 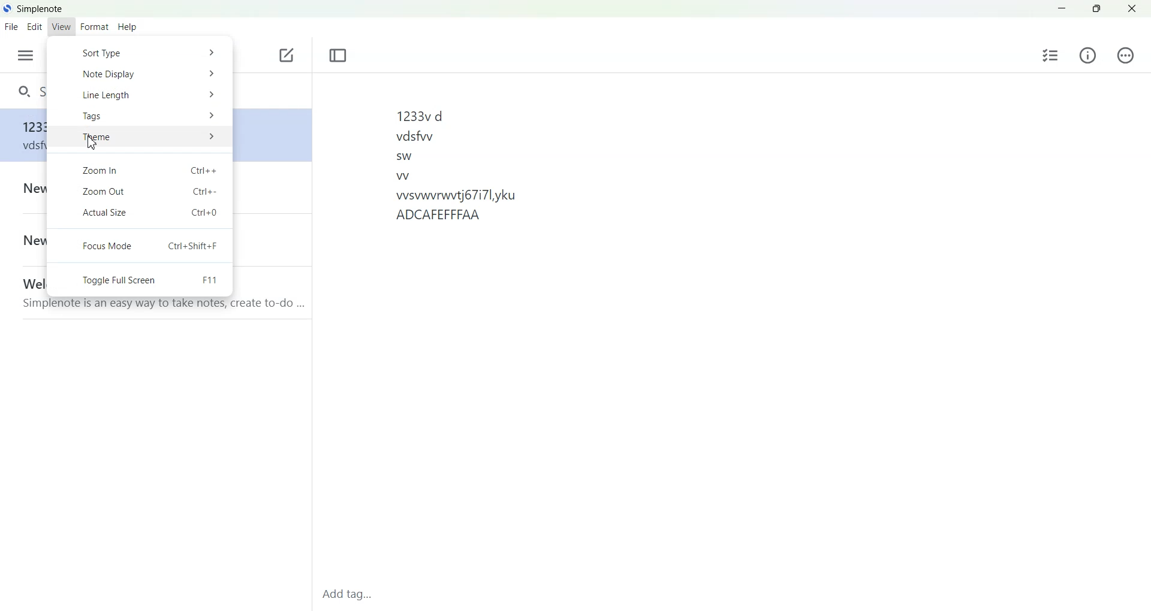 What do you see at coordinates (140, 280) in the screenshot?
I see `Toggle full screen` at bounding box center [140, 280].